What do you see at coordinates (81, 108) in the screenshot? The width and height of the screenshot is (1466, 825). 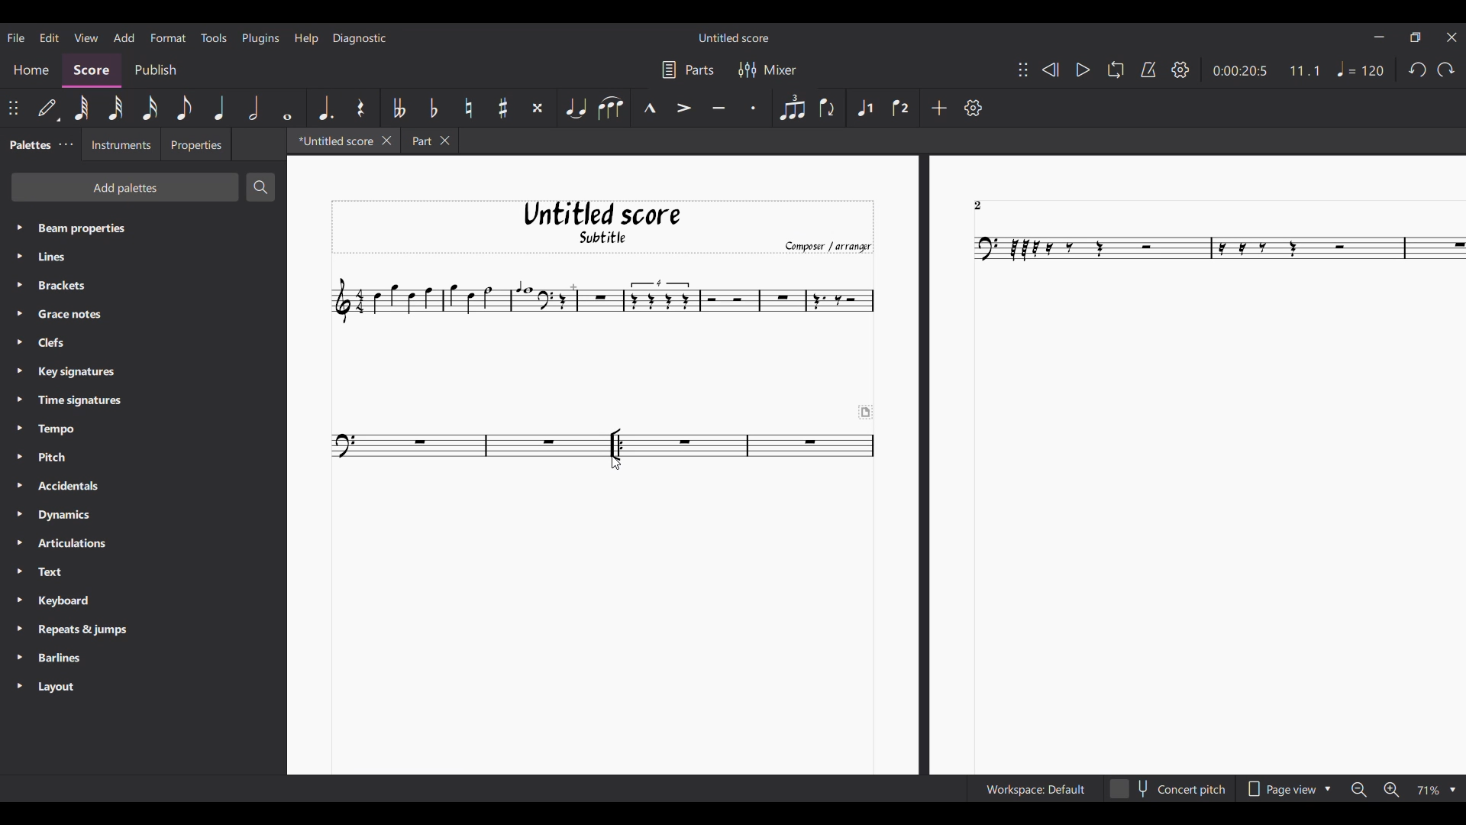 I see `64th note` at bounding box center [81, 108].